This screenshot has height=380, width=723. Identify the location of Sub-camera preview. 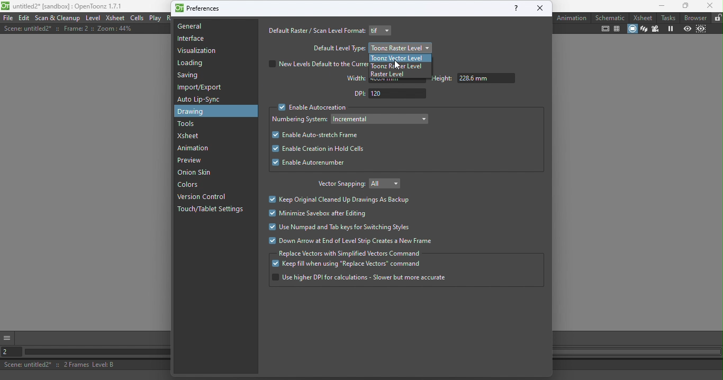
(701, 30).